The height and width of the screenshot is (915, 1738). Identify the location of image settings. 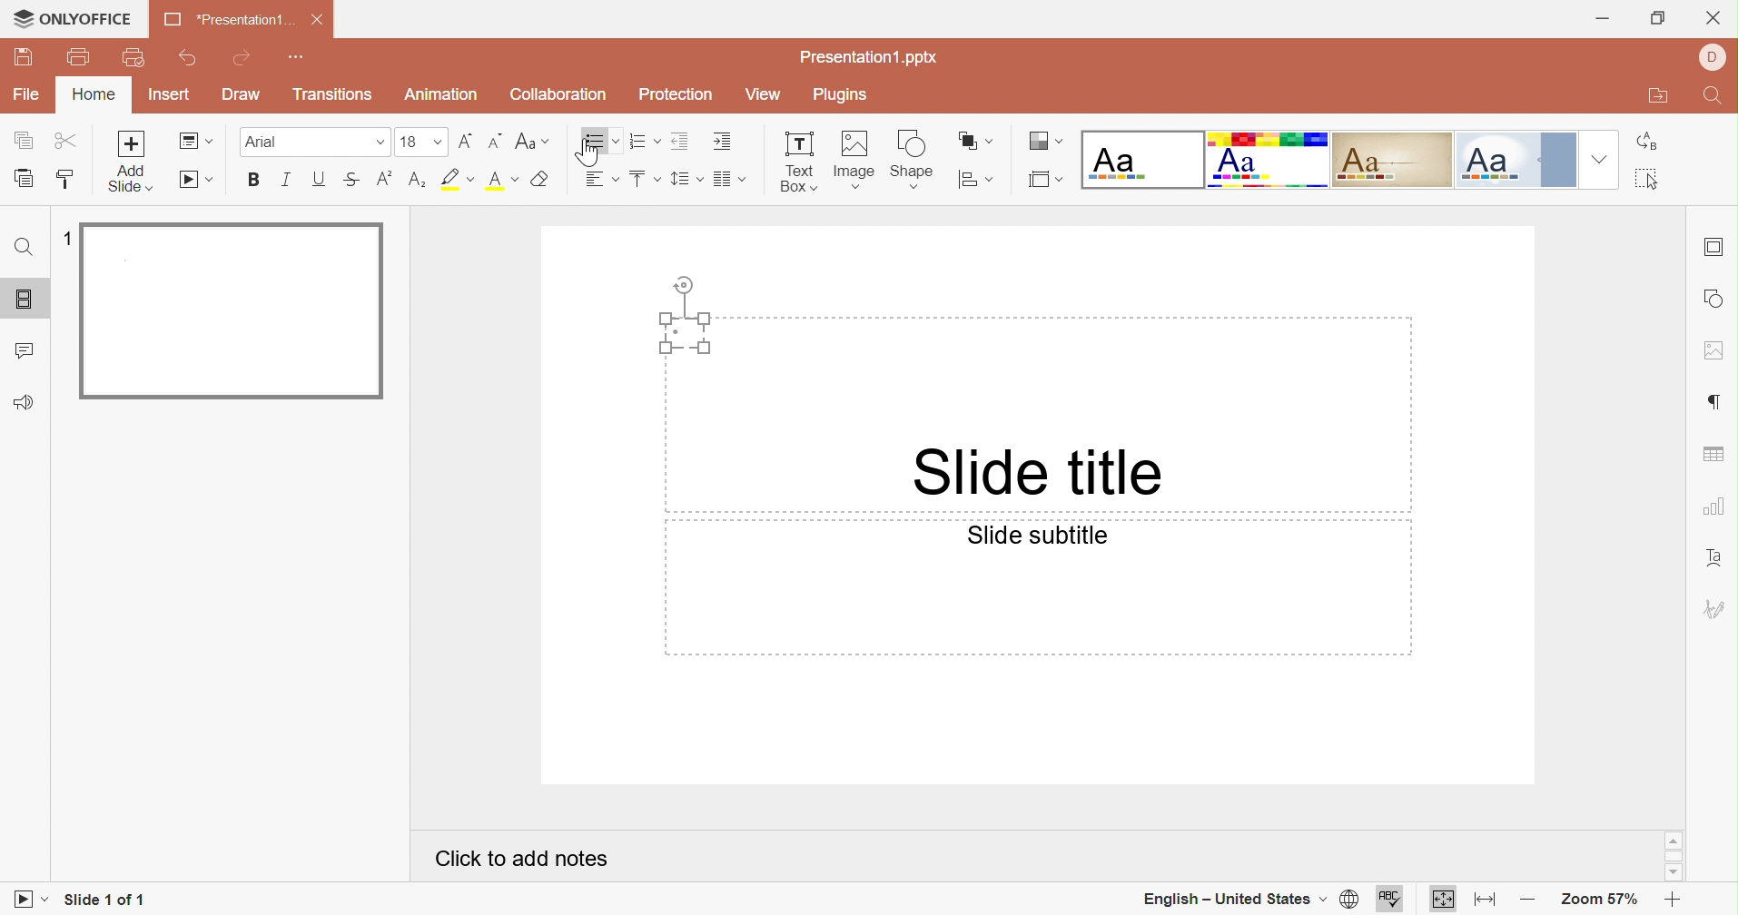
(1716, 347).